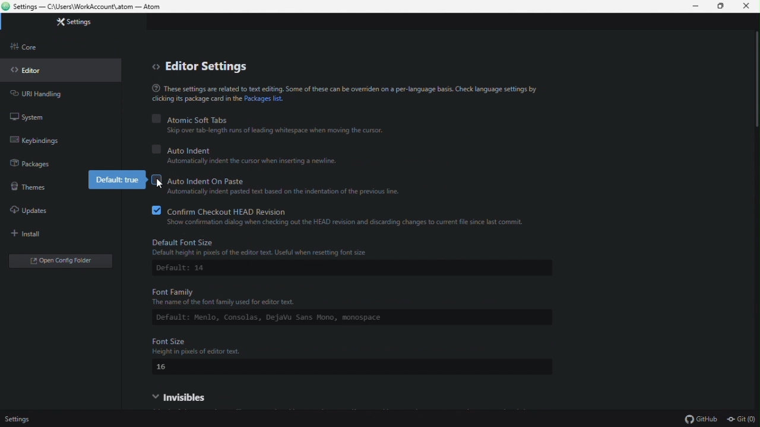 This screenshot has width=760, height=427. Describe the element at coordinates (347, 223) in the screenshot. I see `Show confirmation dialog when checking out the HEAD revision and discarding changes to current file since last commit.` at that location.